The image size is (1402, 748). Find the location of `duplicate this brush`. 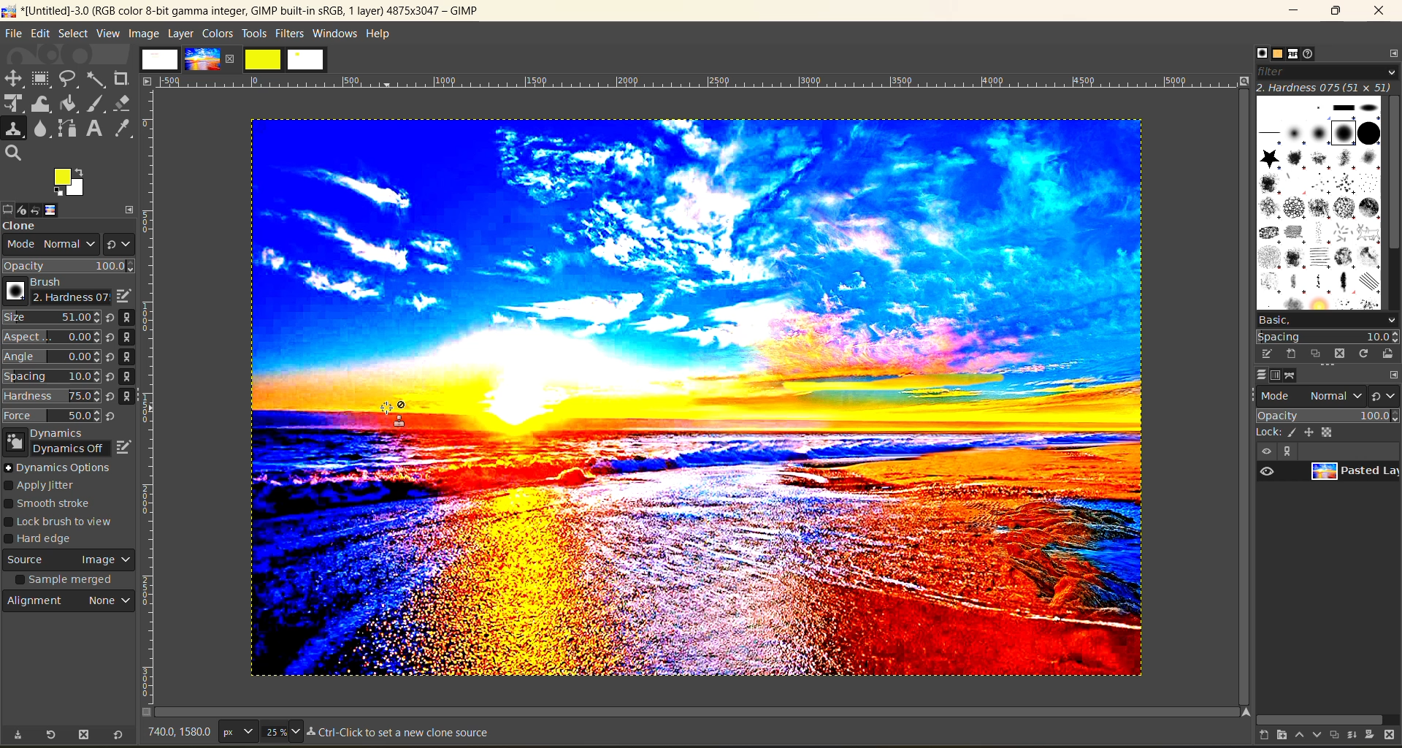

duplicate this brush is located at coordinates (1317, 354).